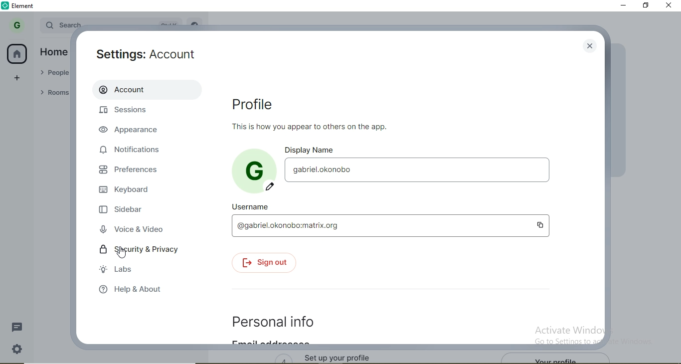 The width and height of the screenshot is (681, 364). I want to click on keyboard, so click(130, 190).